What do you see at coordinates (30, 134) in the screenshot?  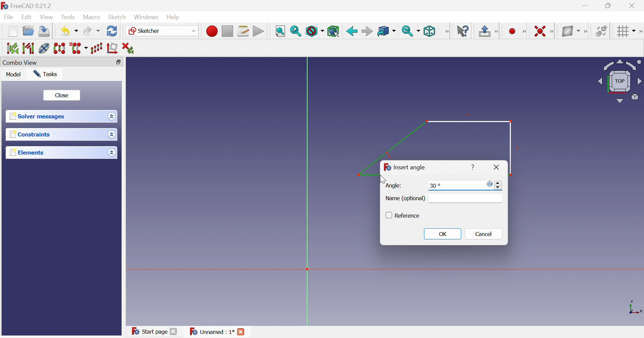 I see `Constraints` at bounding box center [30, 134].